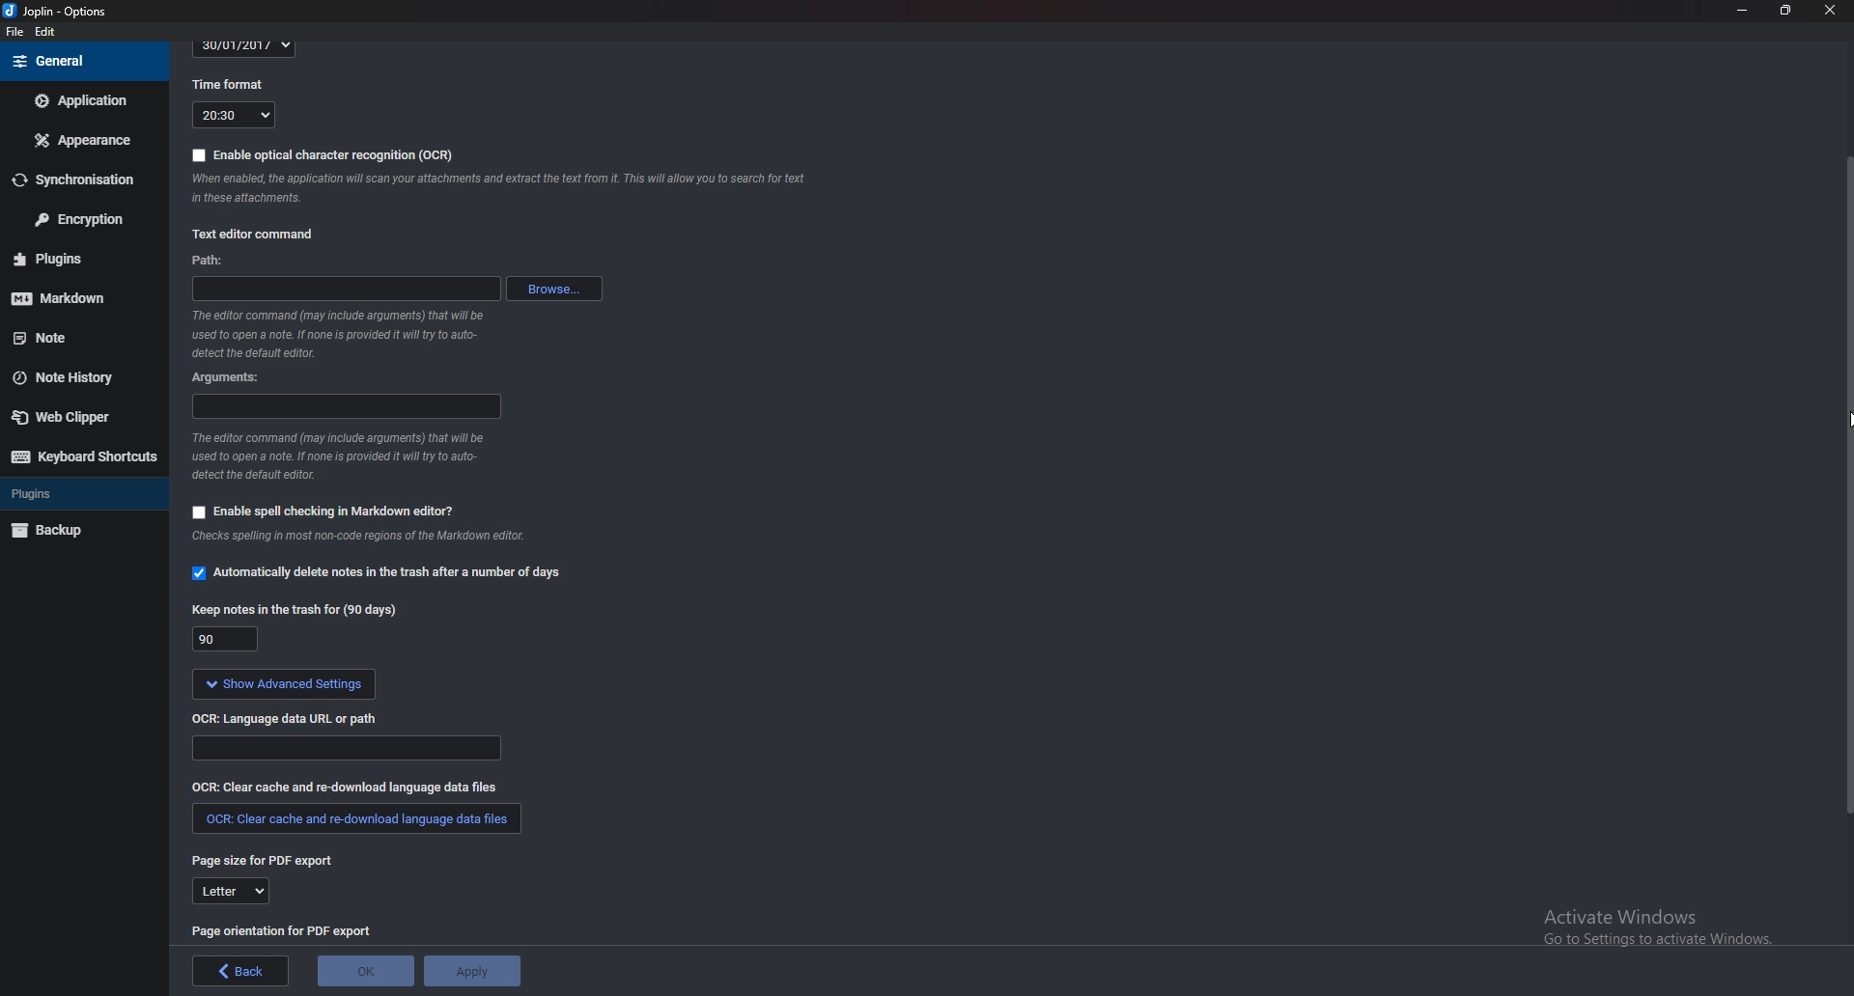 This screenshot has height=996, width=1854. What do you see at coordinates (81, 178) in the screenshot?
I see `Synchronization` at bounding box center [81, 178].